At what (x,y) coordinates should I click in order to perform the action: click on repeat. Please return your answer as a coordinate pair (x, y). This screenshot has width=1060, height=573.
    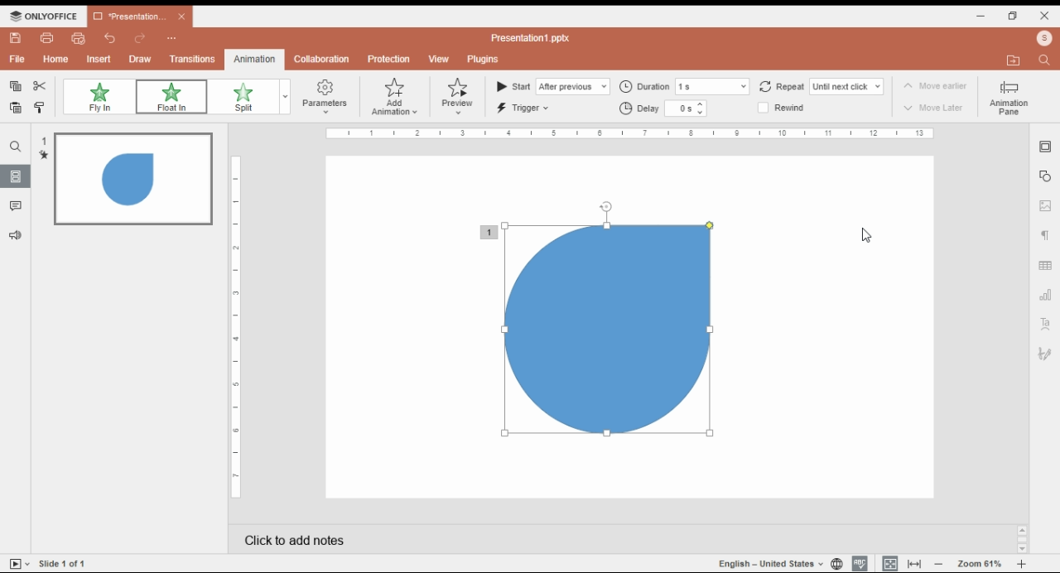
    Looking at the image, I should click on (819, 85).